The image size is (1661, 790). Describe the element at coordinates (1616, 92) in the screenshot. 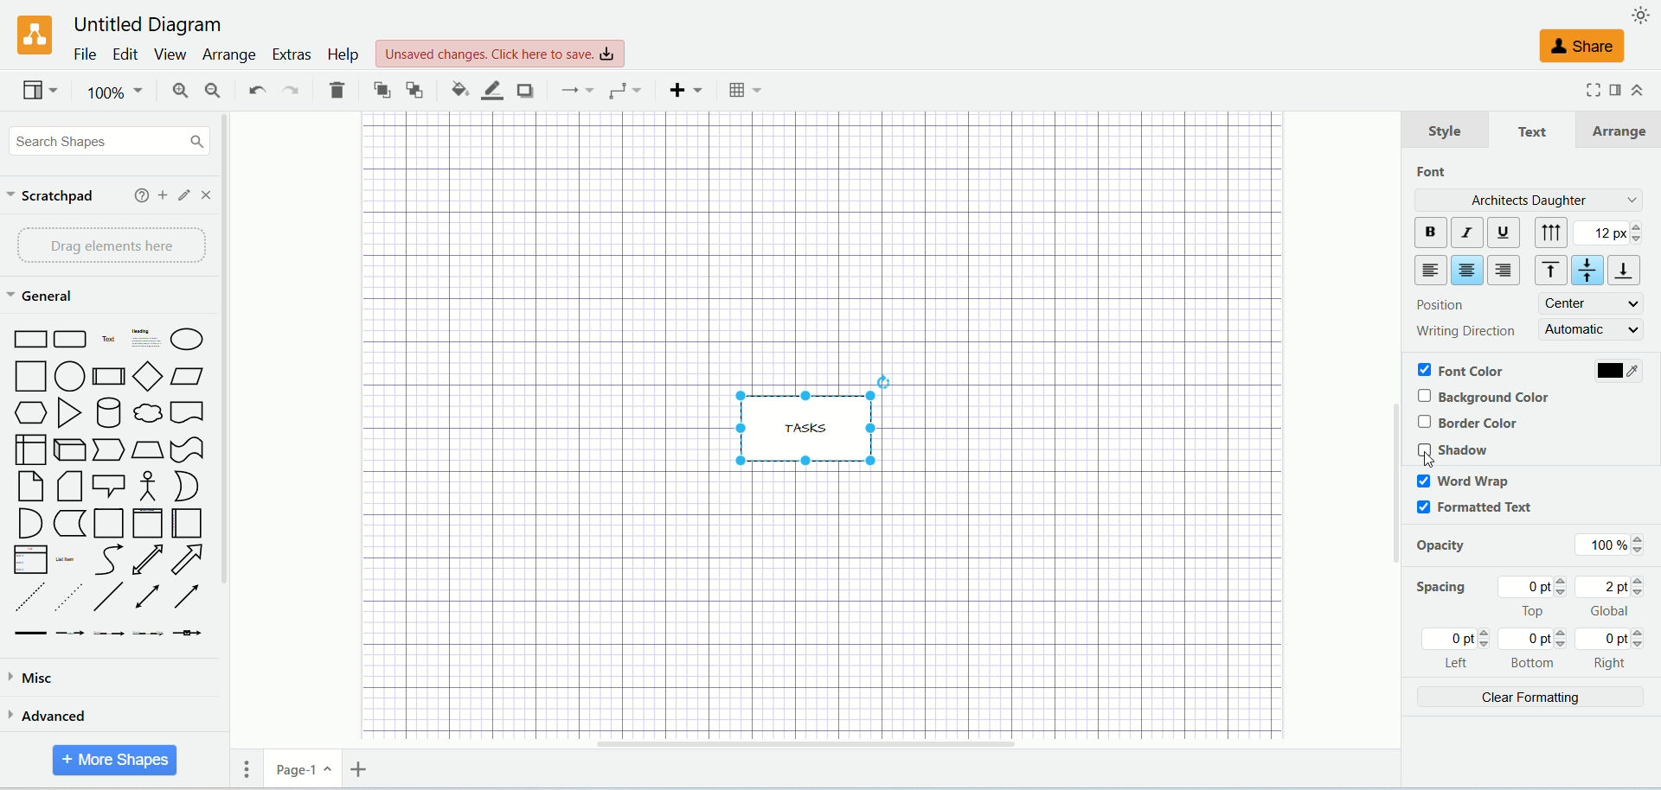

I see `format` at that location.